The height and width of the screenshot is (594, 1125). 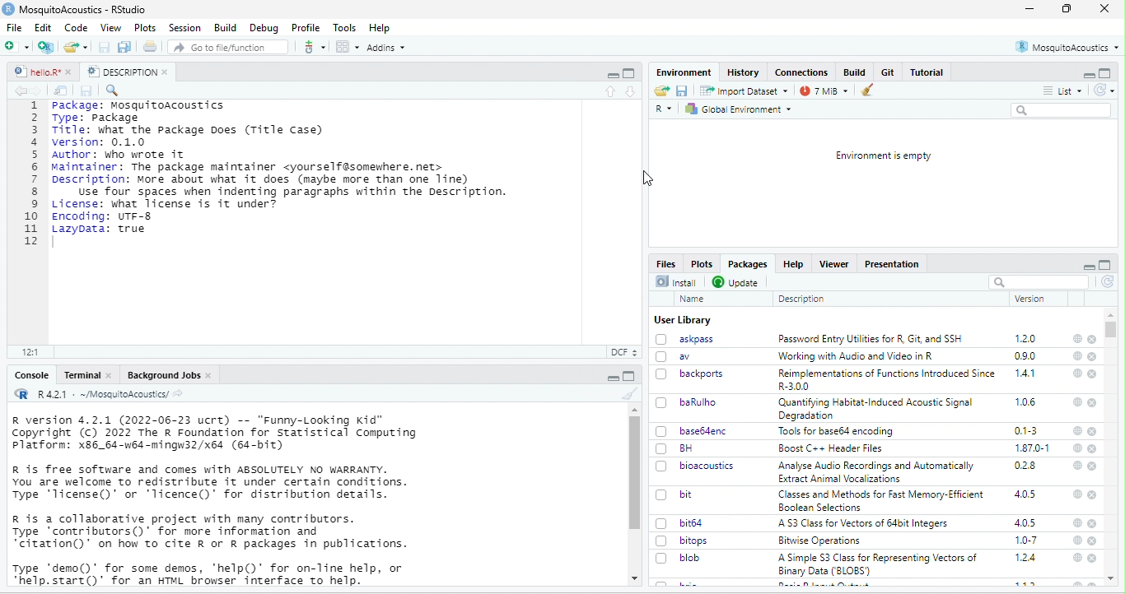 I want to click on backports, so click(x=692, y=374).